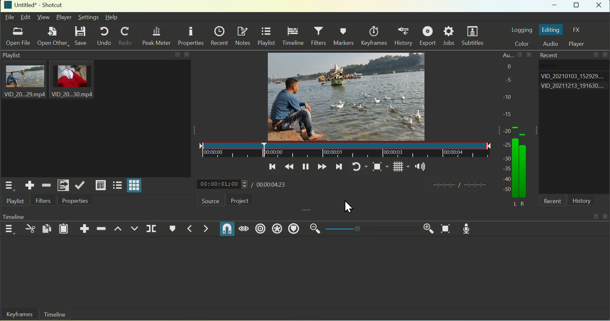 The height and width of the screenshot is (321, 610). Describe the element at coordinates (405, 36) in the screenshot. I see `History` at that location.